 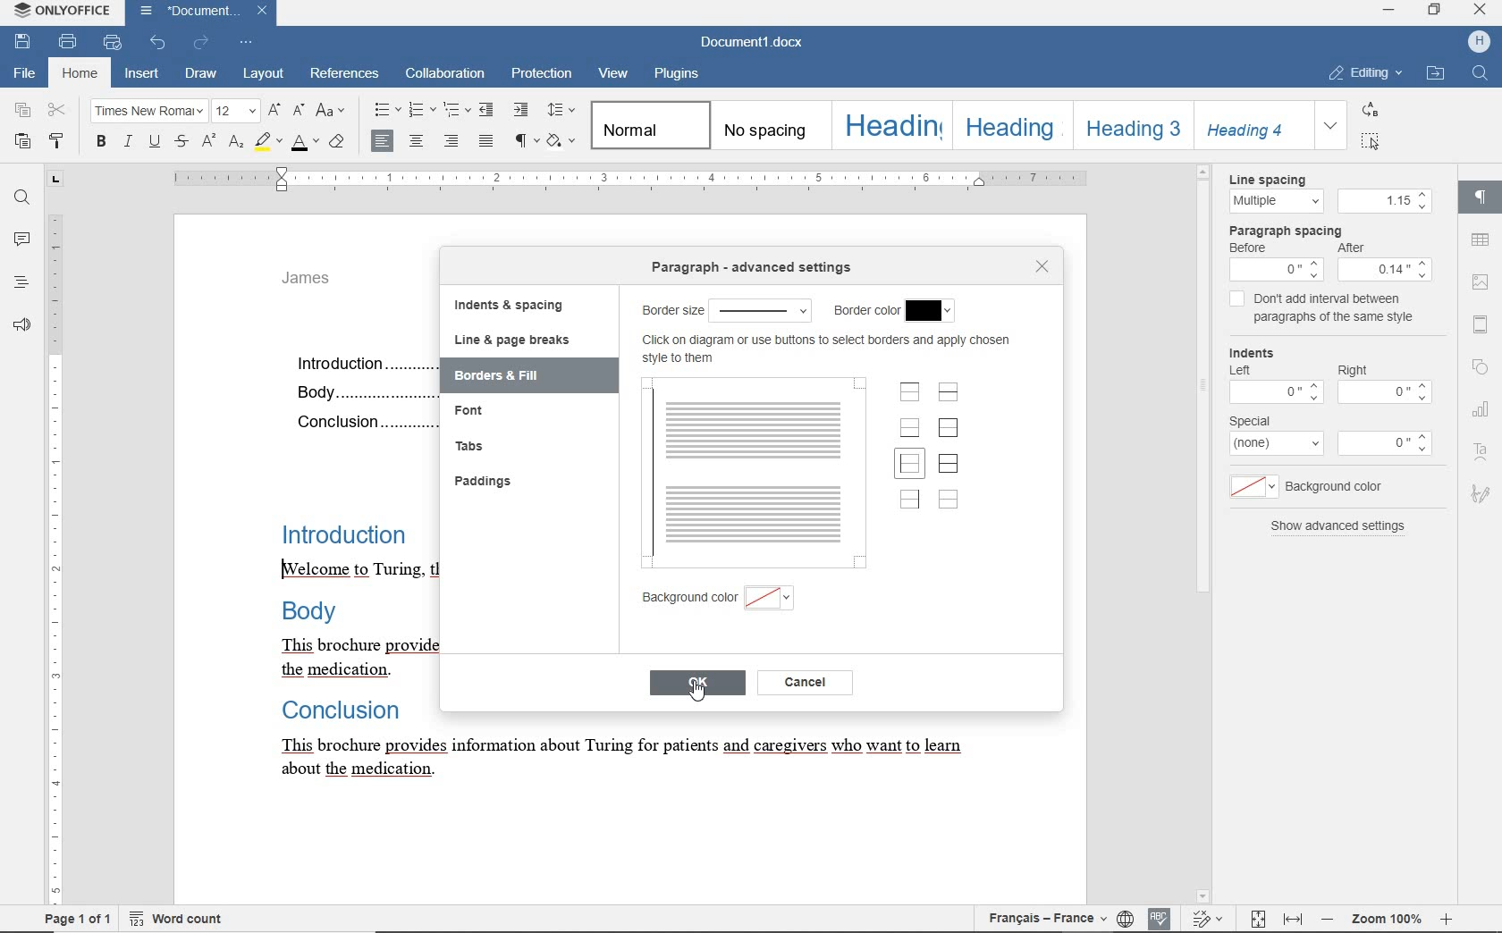 I want to click on set document language, so click(x=1125, y=920).